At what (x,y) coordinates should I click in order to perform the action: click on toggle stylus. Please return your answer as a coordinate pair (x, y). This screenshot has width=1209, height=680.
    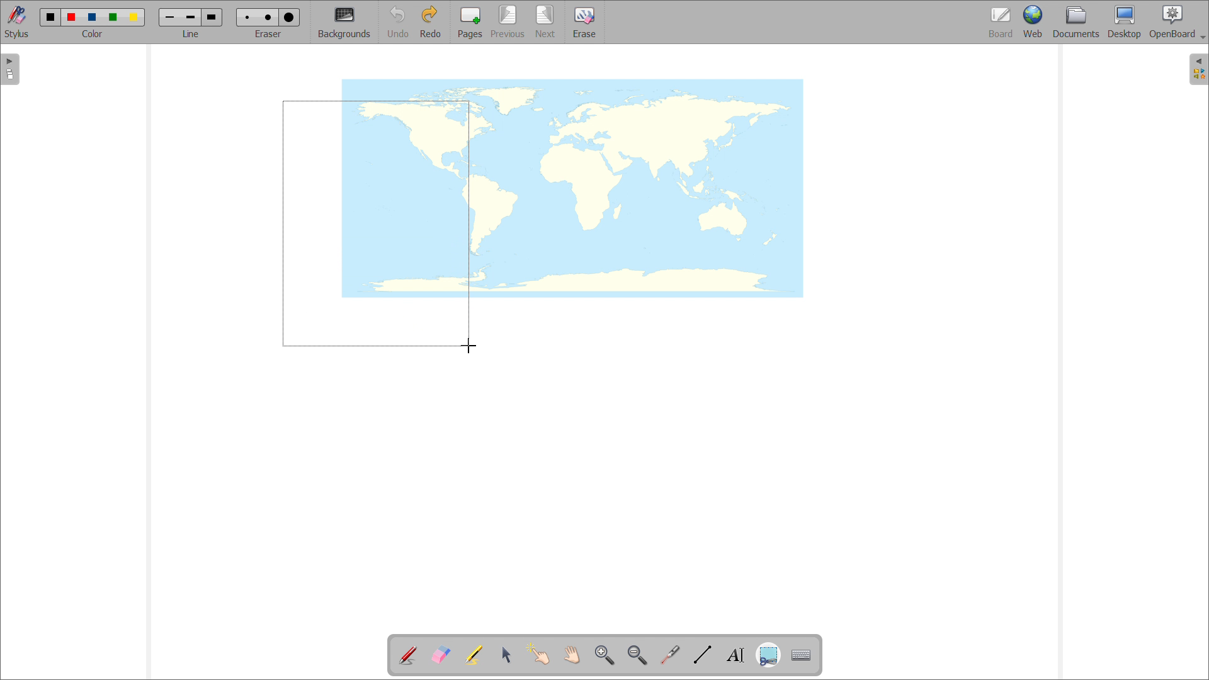
    Looking at the image, I should click on (18, 22).